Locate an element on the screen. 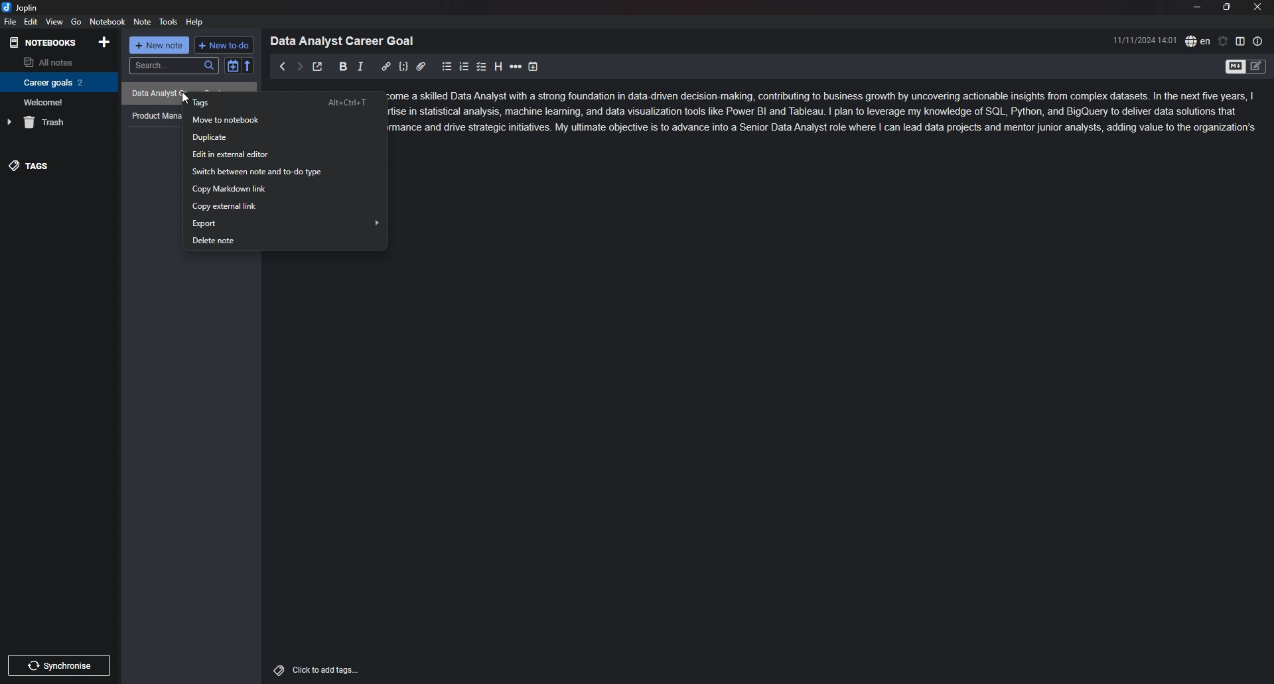 The width and height of the screenshot is (1274, 684). spell check is located at coordinates (1198, 41).